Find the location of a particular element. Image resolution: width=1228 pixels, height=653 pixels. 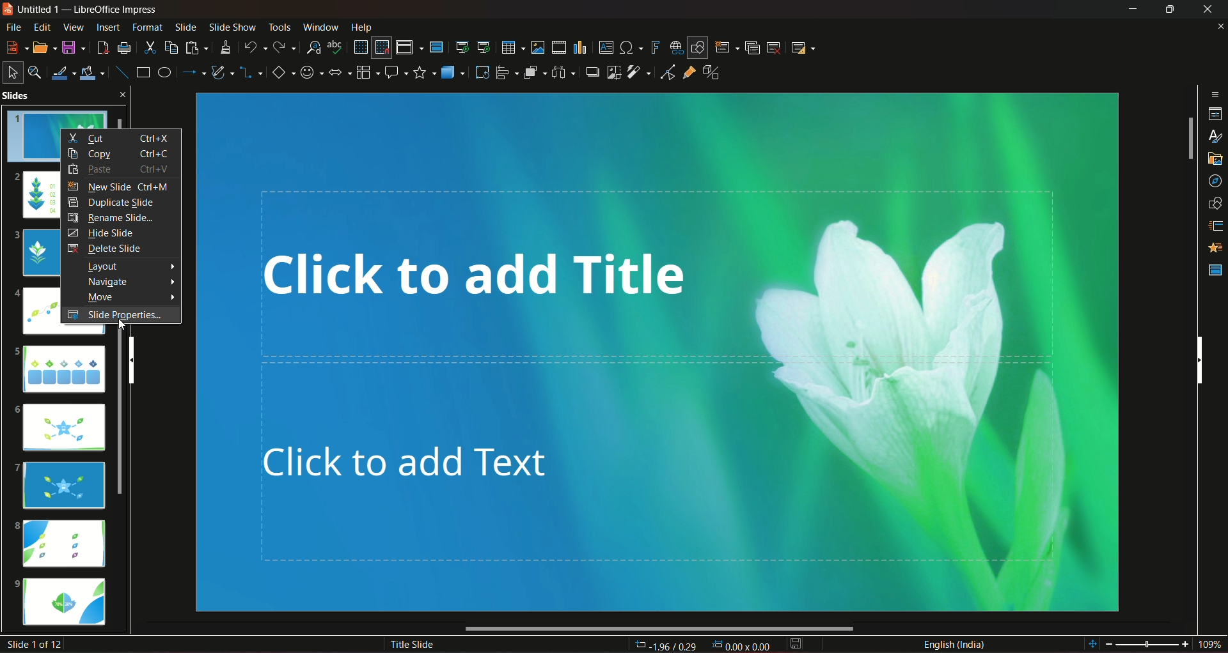

slide 8 is located at coordinates (63, 543).